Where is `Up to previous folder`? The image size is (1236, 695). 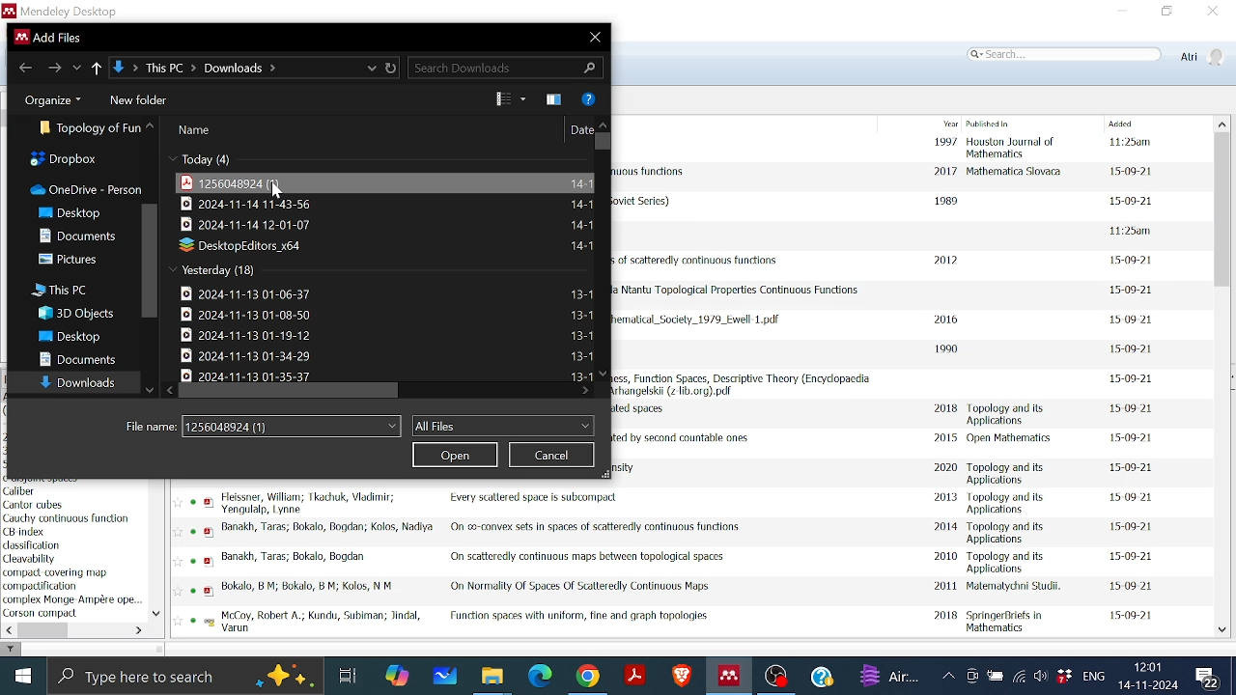
Up to previous folder is located at coordinates (98, 67).